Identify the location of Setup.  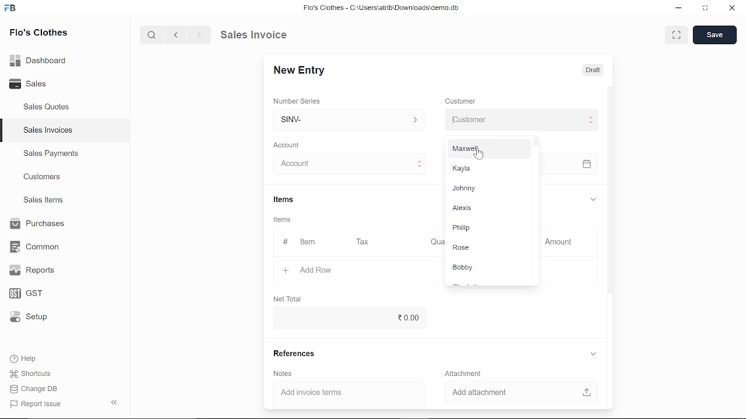
(31, 317).